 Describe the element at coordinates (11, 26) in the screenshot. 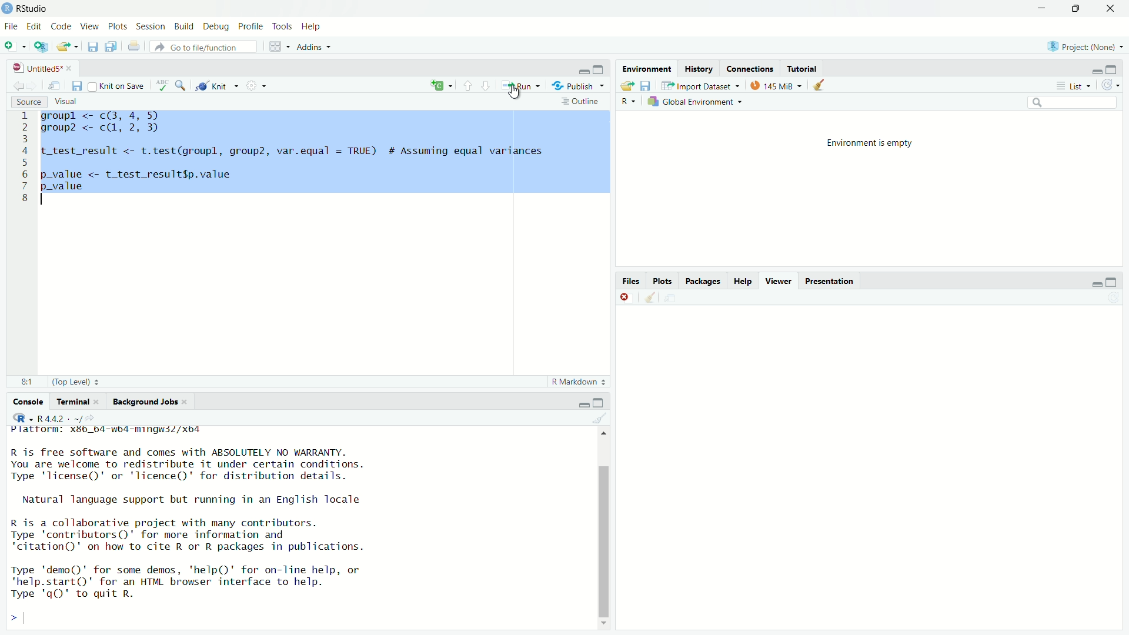

I see `File` at that location.